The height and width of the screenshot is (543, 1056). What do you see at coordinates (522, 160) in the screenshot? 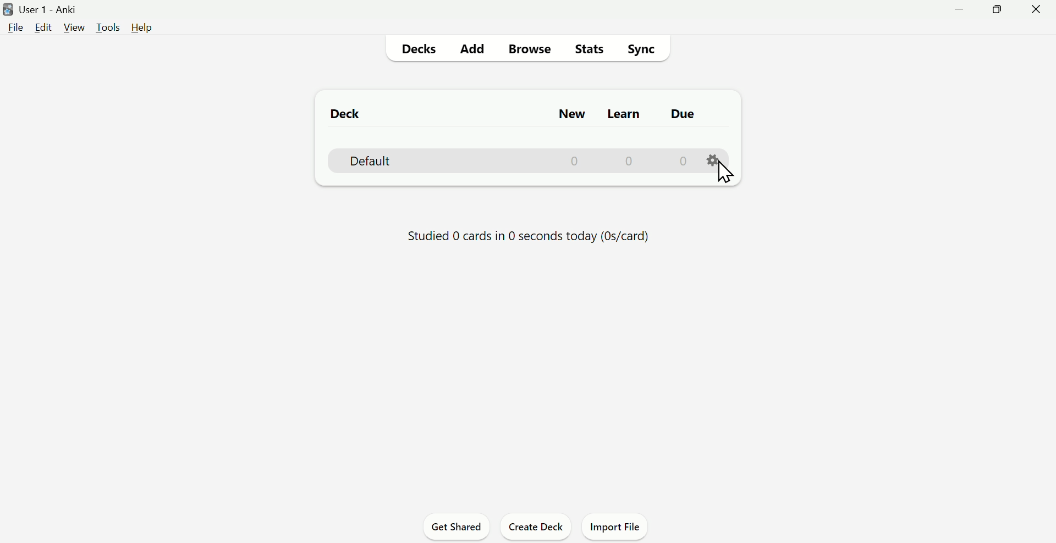
I see `Deck` at bounding box center [522, 160].